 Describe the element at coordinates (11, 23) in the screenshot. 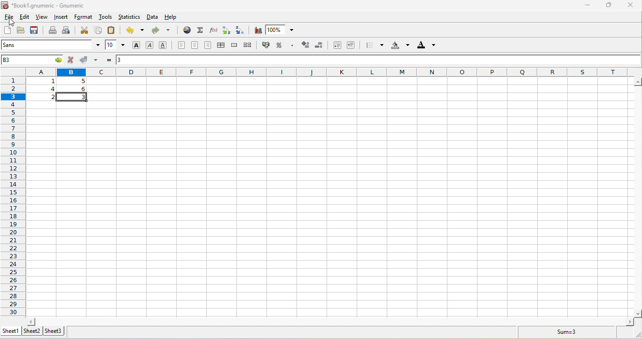

I see `cursor` at that location.